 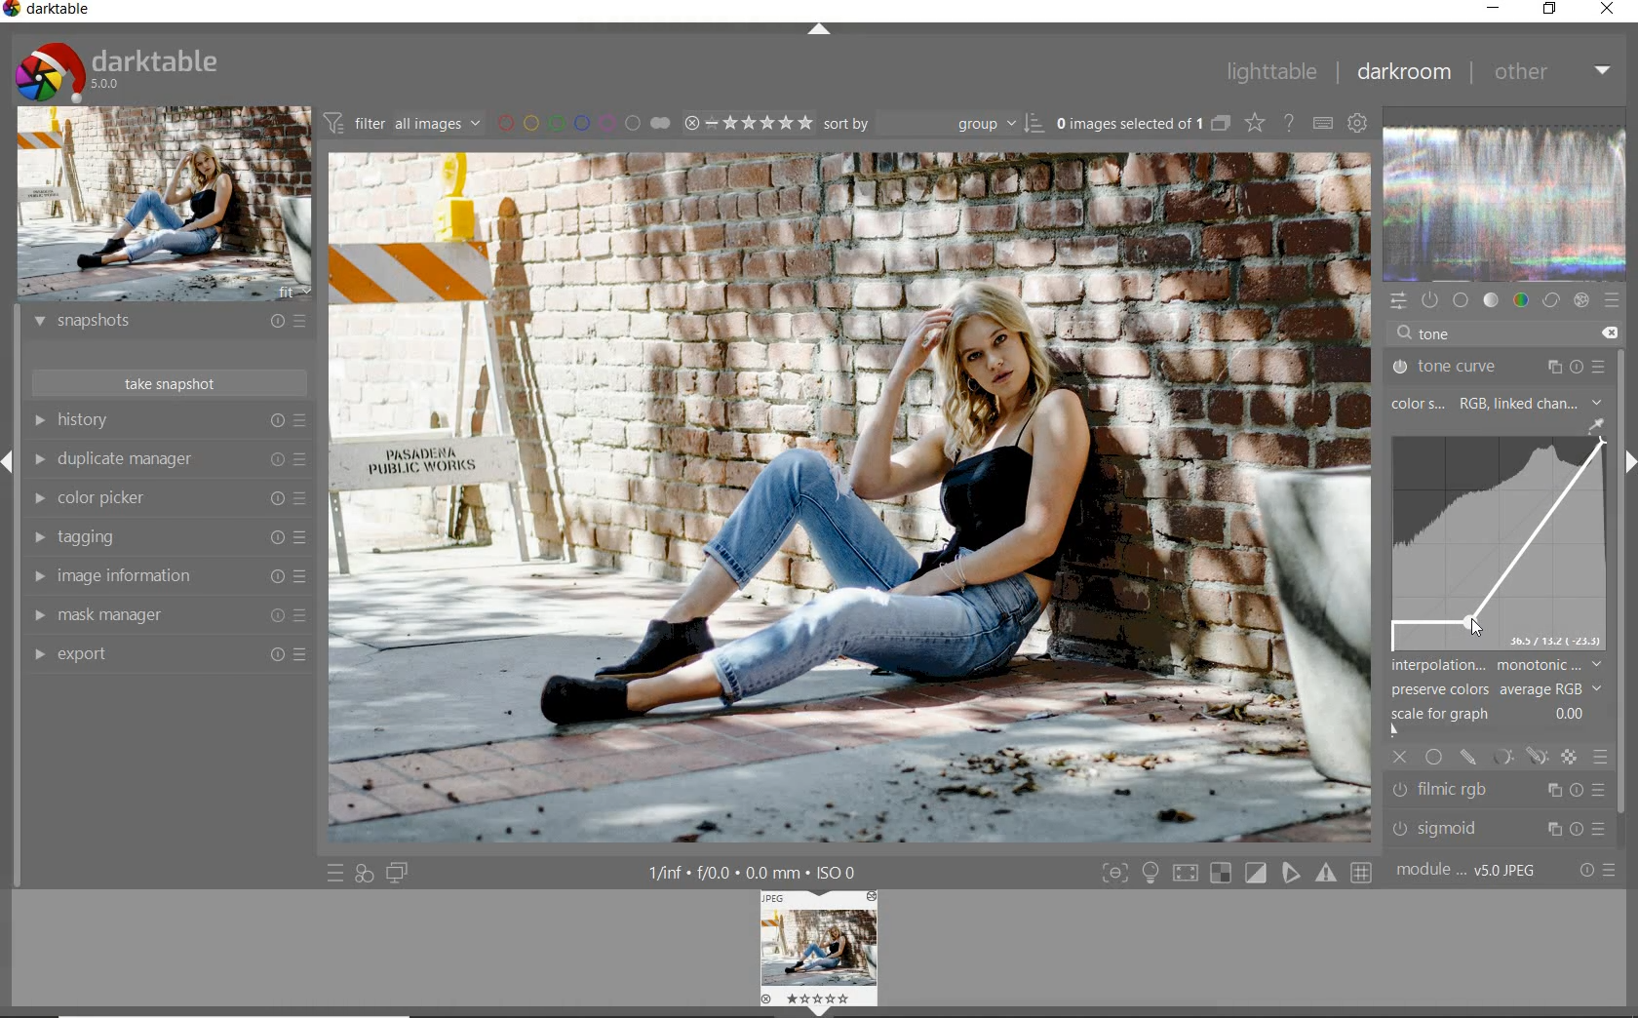 I want to click on filter images based on their modules, so click(x=406, y=125).